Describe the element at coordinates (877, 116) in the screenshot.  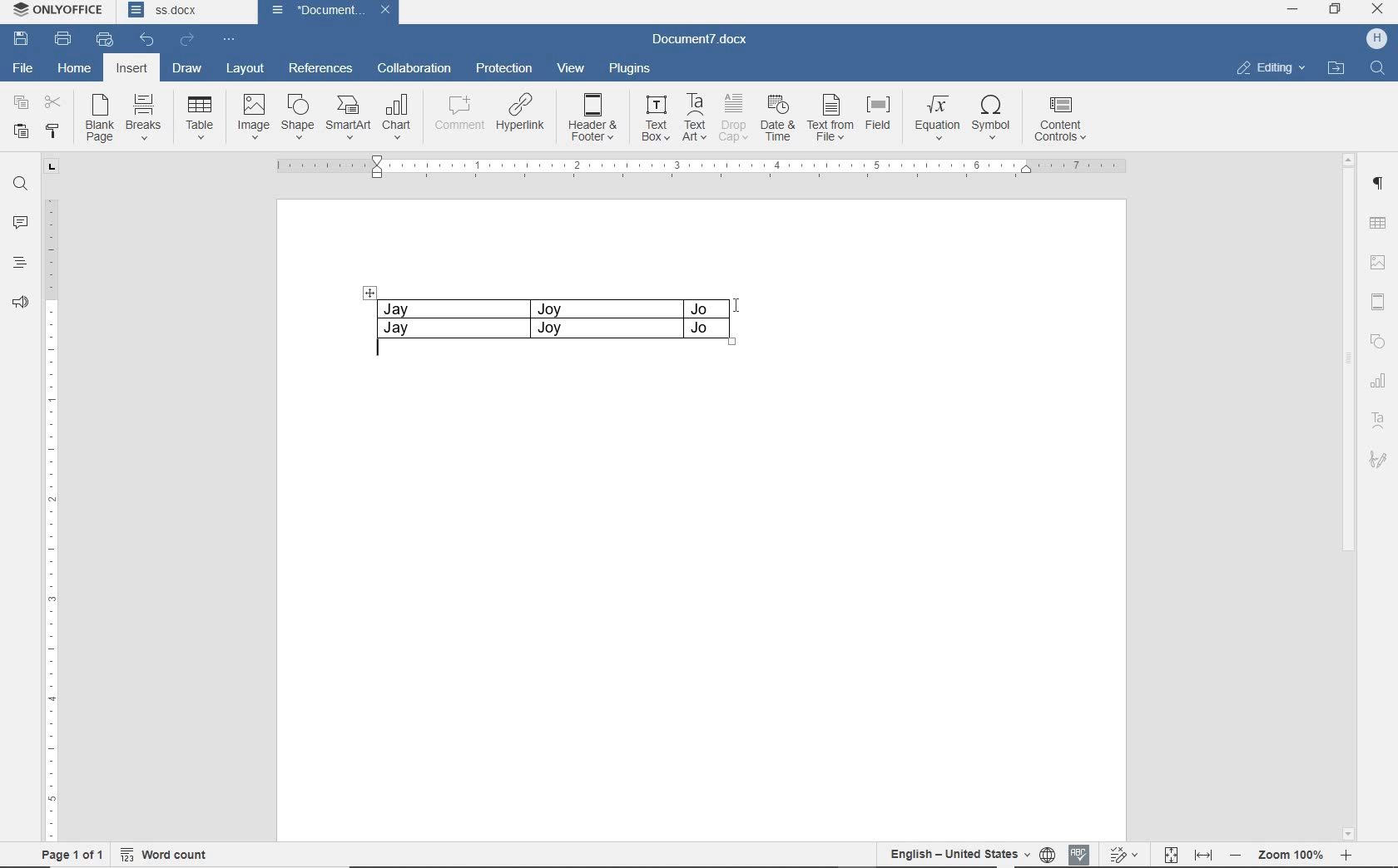
I see `FIELD` at that location.